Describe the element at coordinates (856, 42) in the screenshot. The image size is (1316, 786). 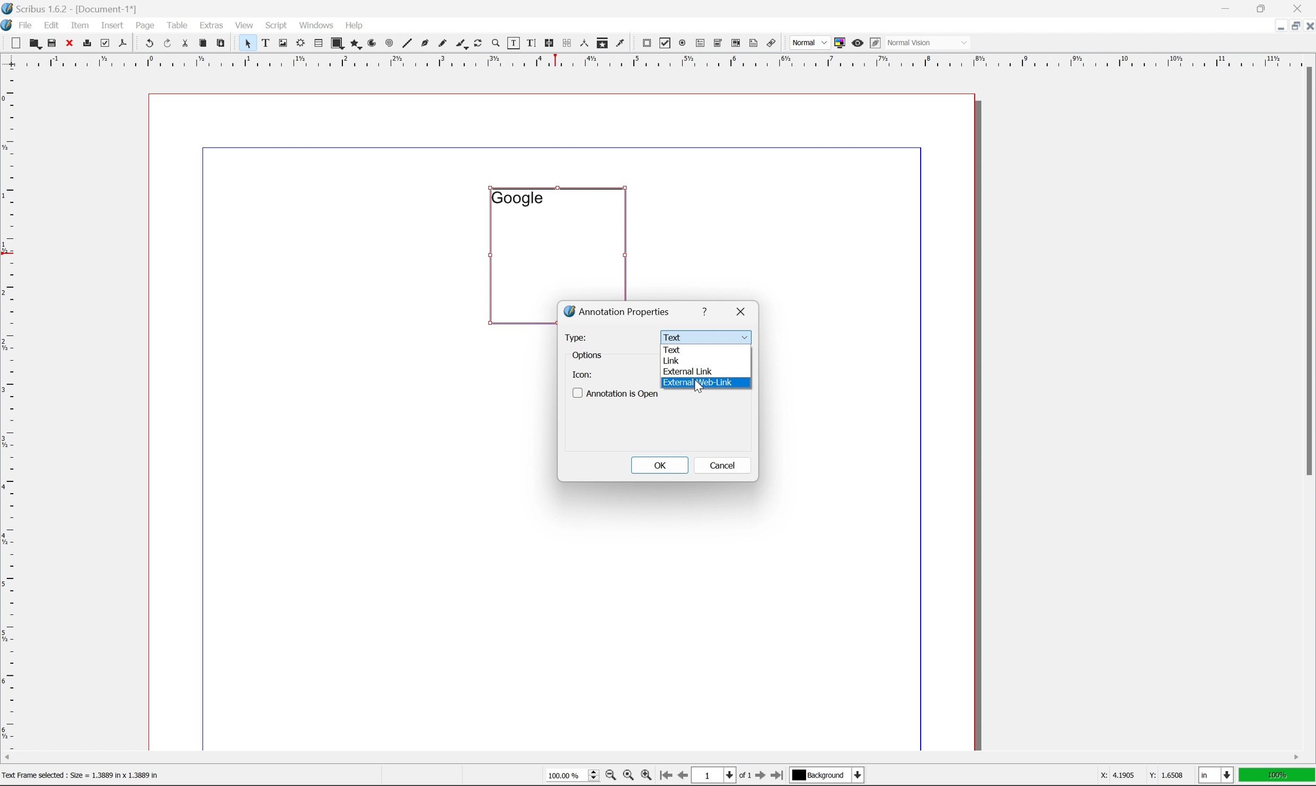
I see `preview mode` at that location.